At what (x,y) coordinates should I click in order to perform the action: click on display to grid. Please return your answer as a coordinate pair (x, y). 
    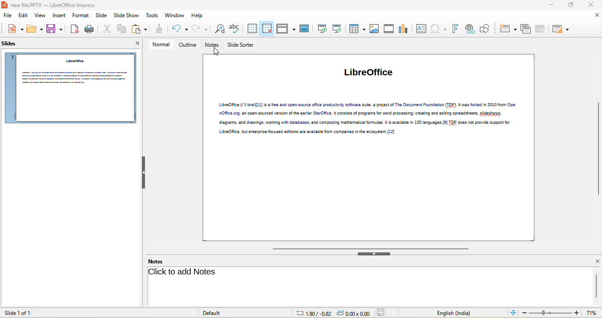
    Looking at the image, I should click on (252, 29).